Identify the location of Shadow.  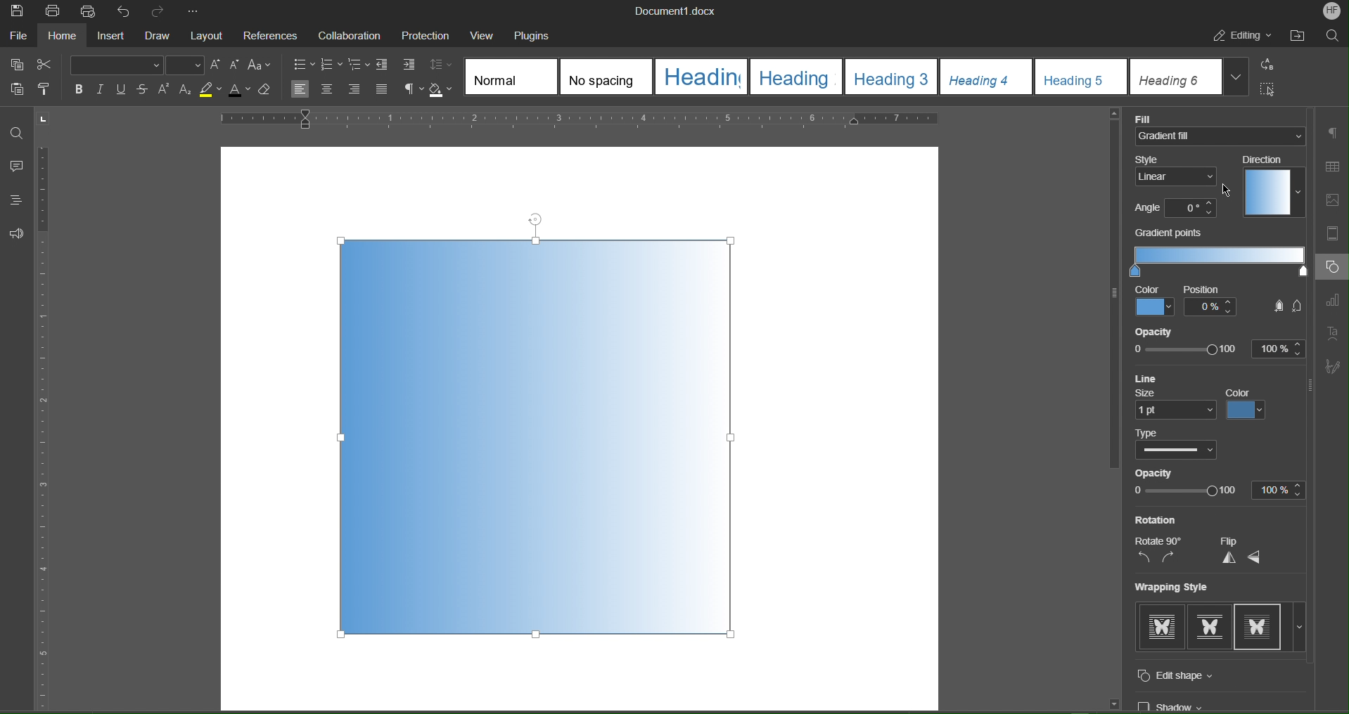
(443, 91).